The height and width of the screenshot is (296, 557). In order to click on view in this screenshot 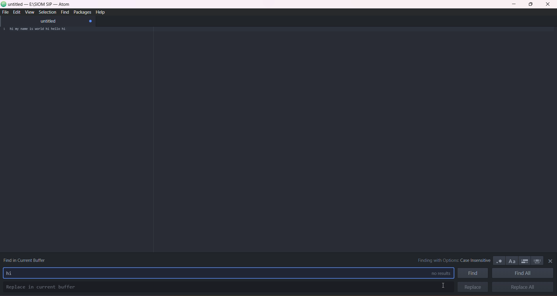, I will do `click(29, 12)`.